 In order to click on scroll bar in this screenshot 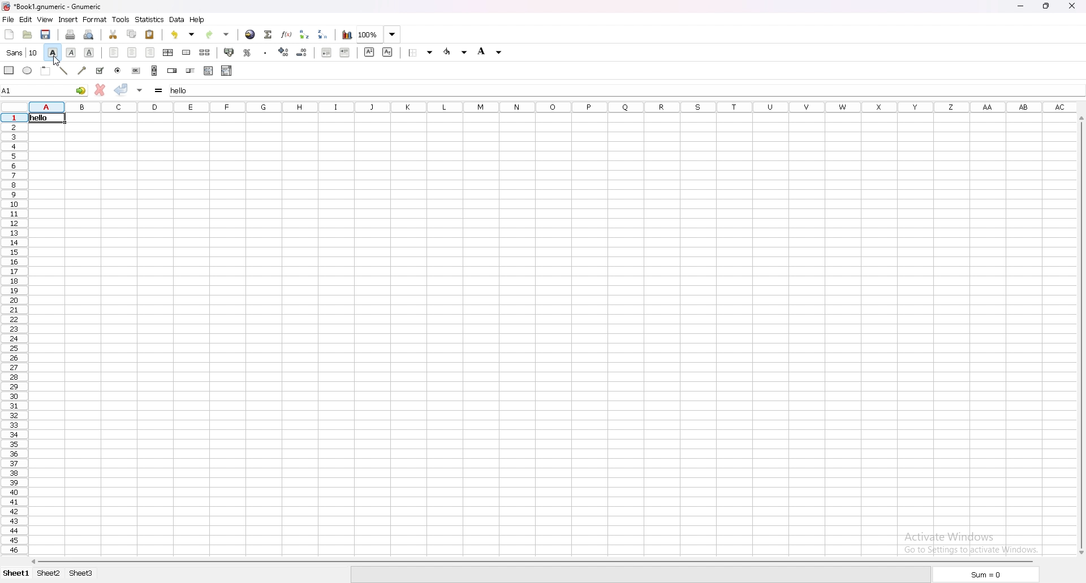, I will do `click(534, 560)`.